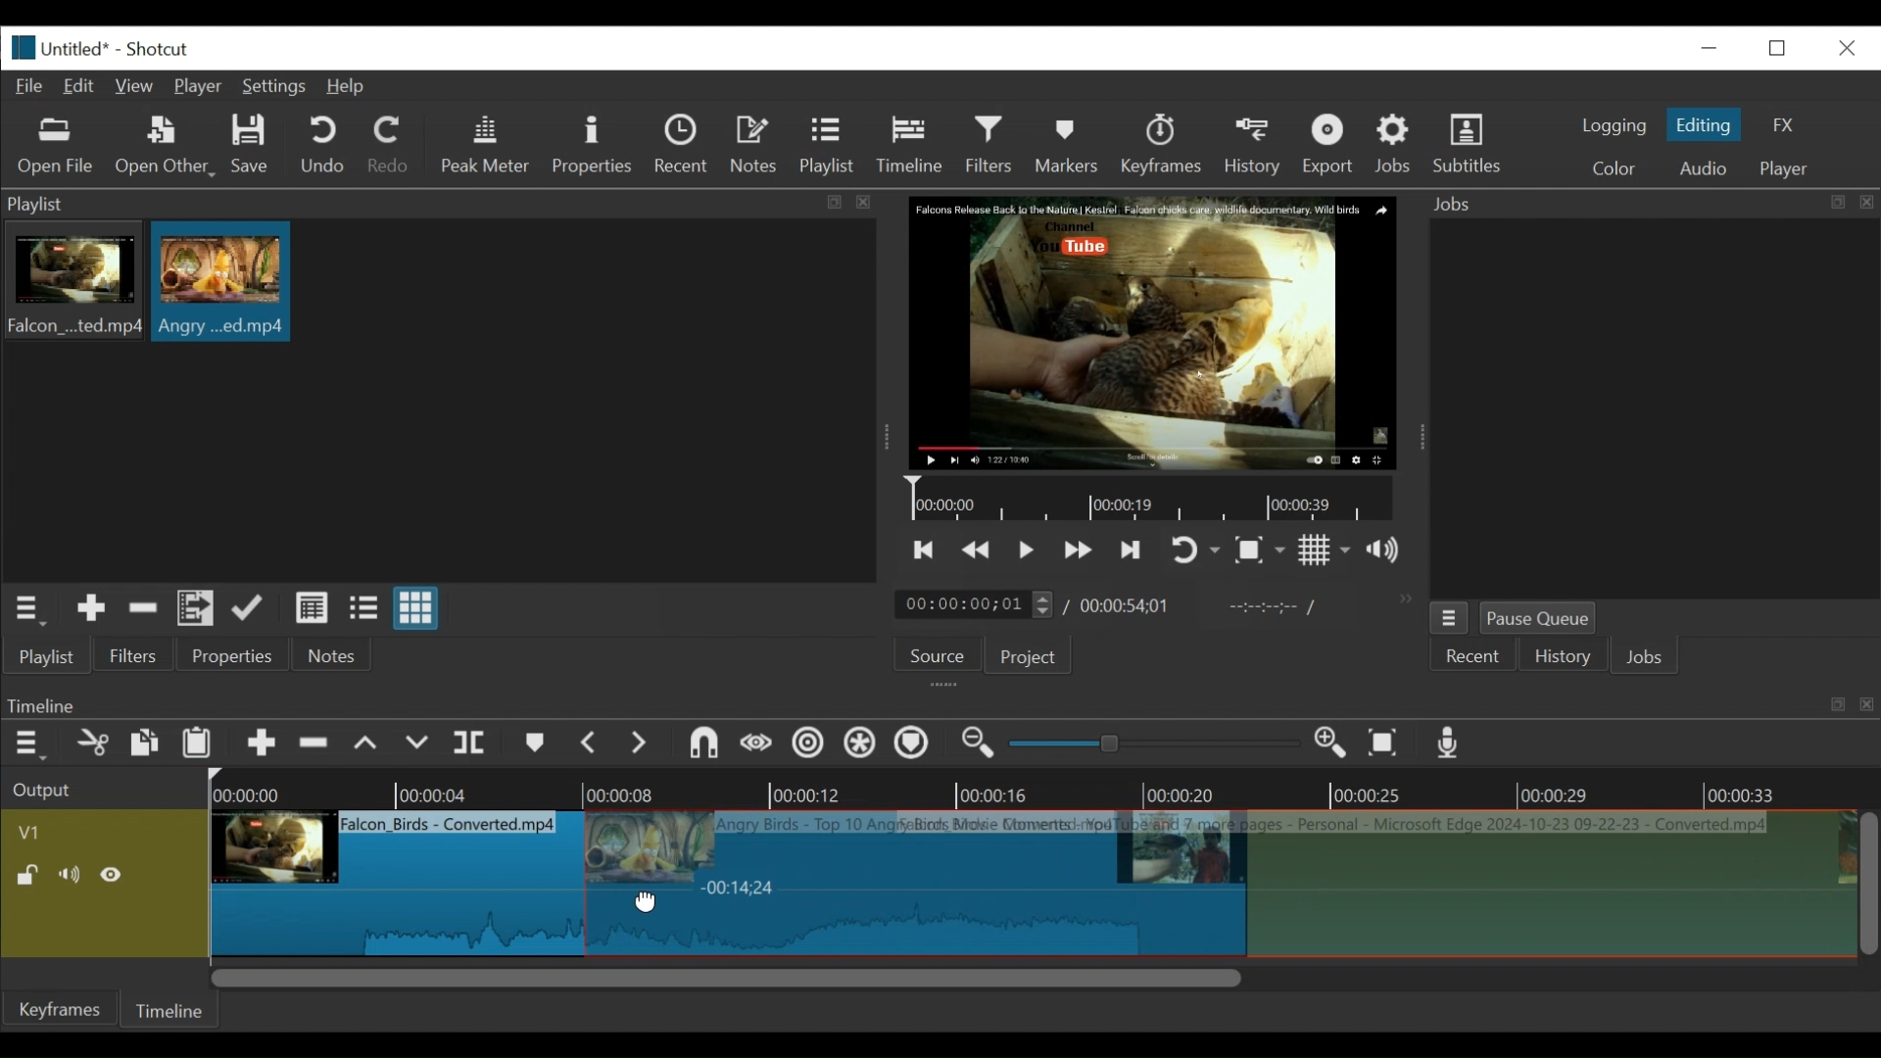  What do you see at coordinates (368, 745) in the screenshot?
I see `lift` at bounding box center [368, 745].